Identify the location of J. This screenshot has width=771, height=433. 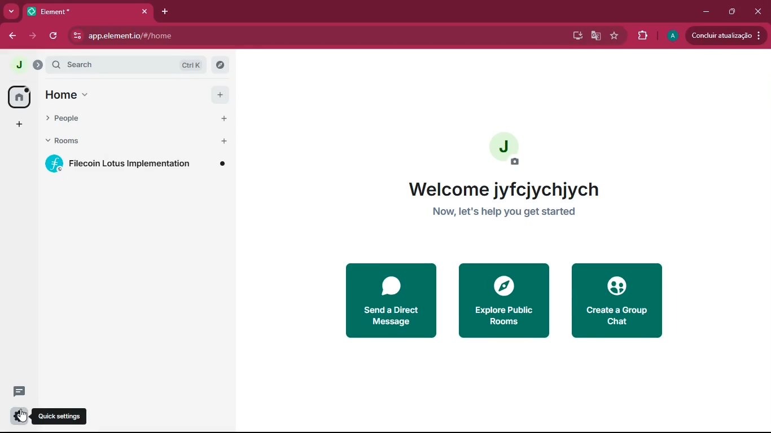
(24, 63).